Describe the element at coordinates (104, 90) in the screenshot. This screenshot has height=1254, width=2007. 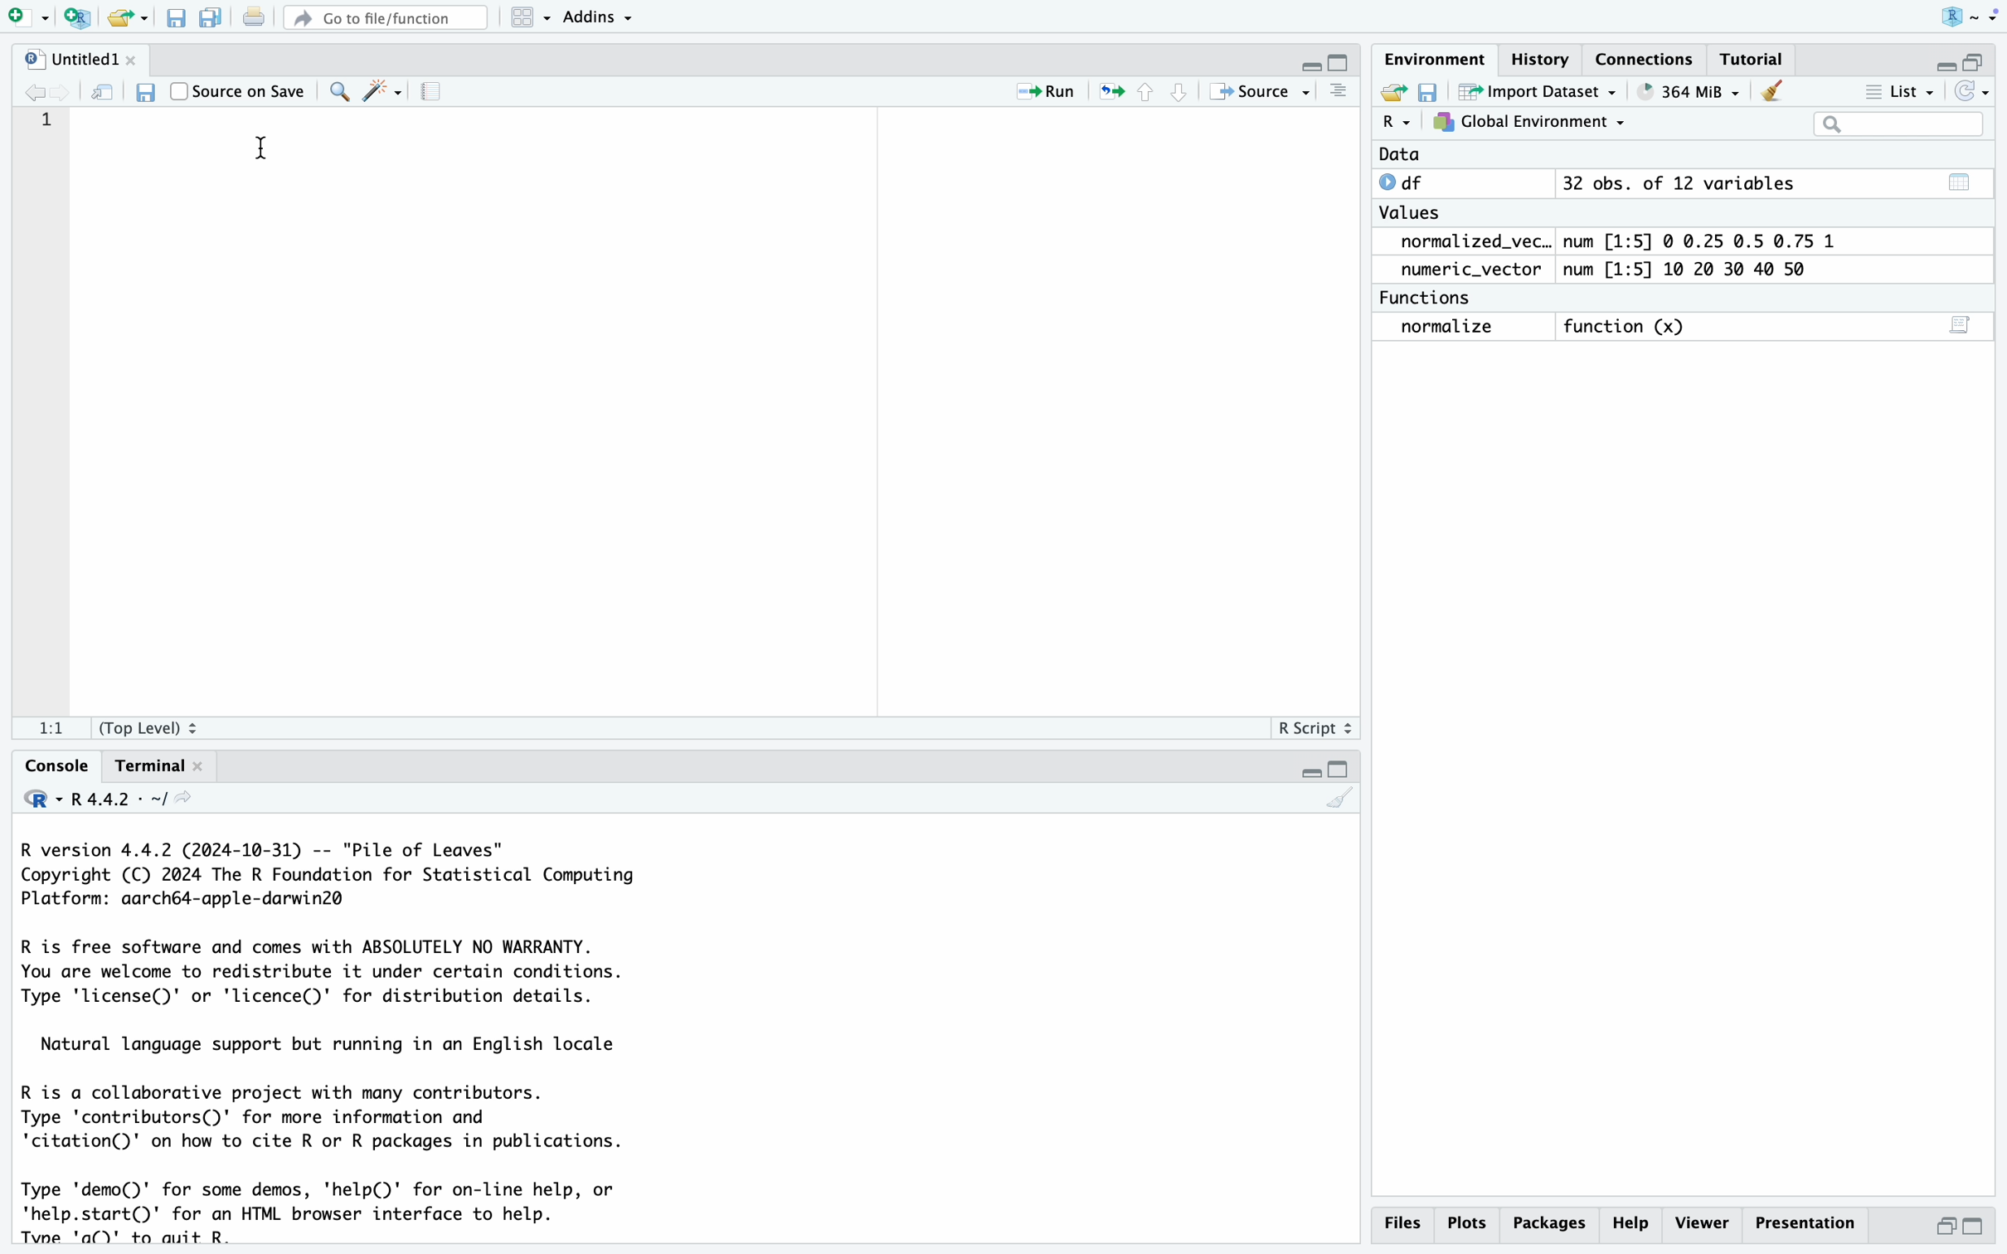
I see `Refresh` at that location.